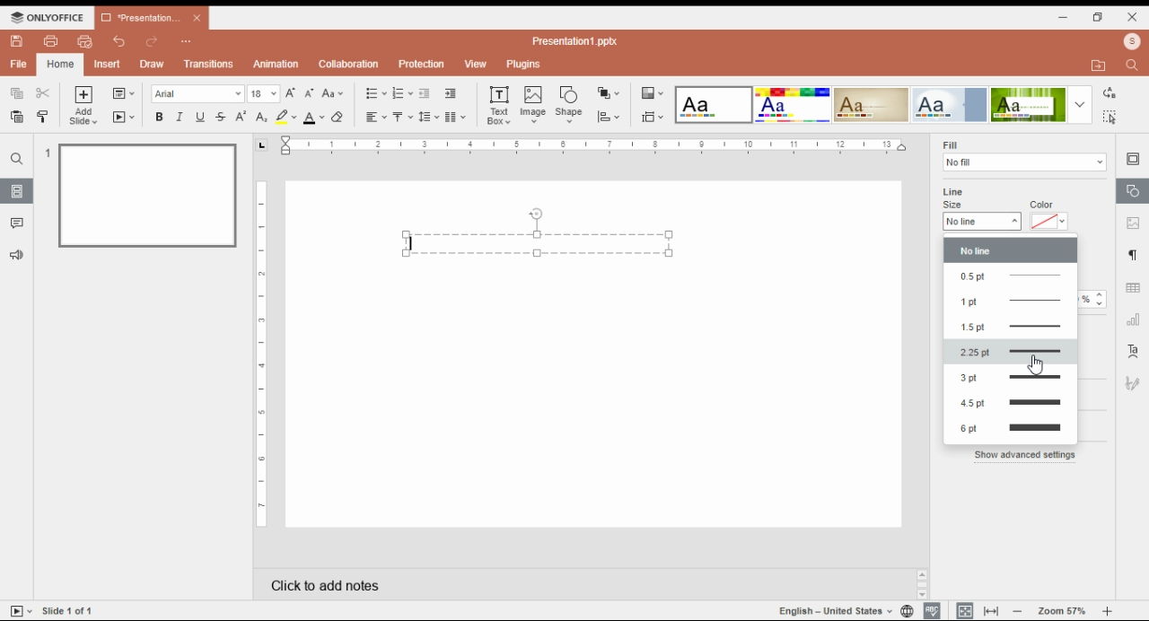  I want to click on 1.5 pt, so click(1009, 326).